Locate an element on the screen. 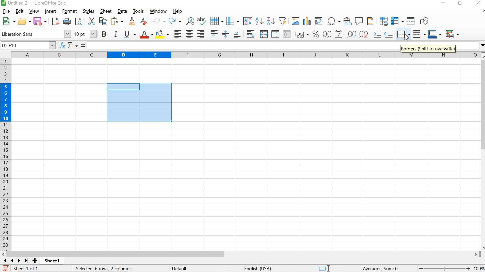 The height and width of the screenshot is (272, 485). columns is located at coordinates (244, 55).